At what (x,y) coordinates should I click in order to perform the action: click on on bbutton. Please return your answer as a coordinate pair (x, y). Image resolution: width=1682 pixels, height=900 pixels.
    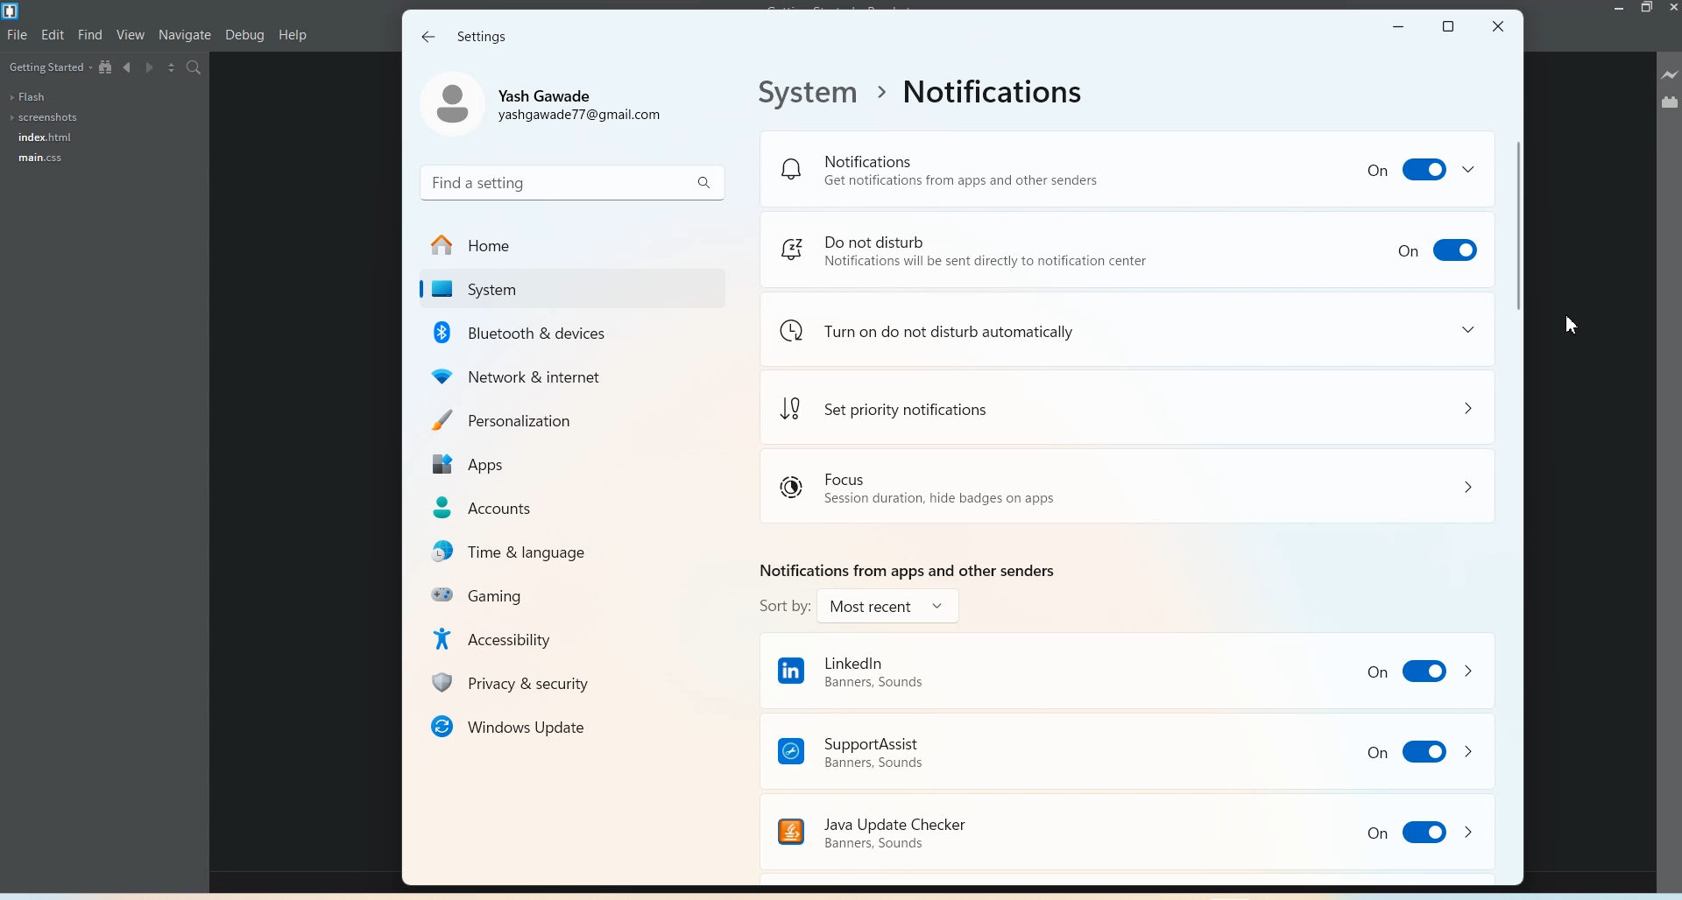
    Looking at the image, I should click on (1429, 168).